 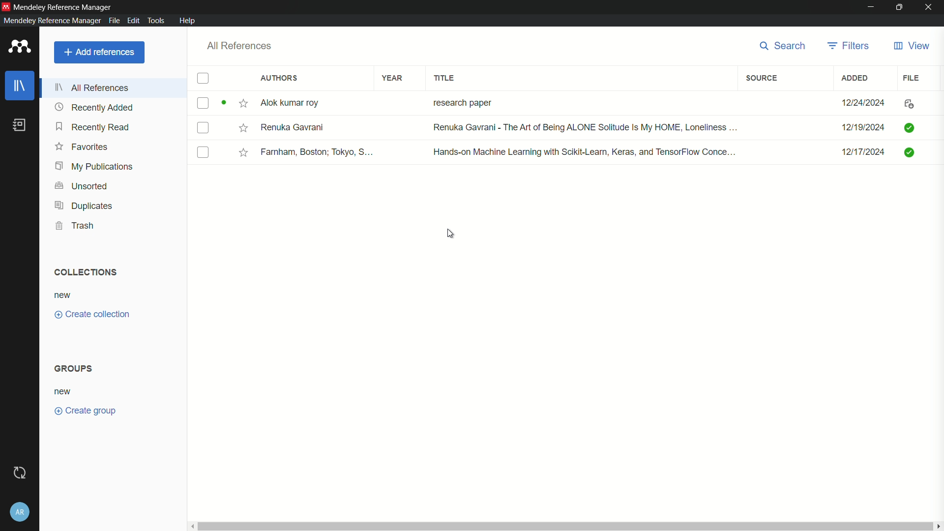 I want to click on file, so click(x=912, y=78).